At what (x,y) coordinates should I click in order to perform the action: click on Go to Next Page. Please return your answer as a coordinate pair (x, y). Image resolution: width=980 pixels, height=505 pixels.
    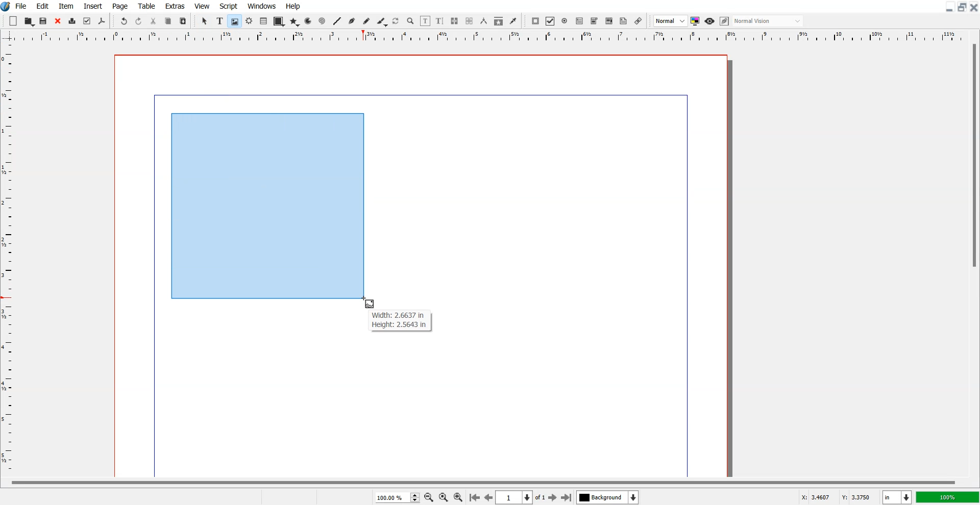
    Looking at the image, I should click on (554, 498).